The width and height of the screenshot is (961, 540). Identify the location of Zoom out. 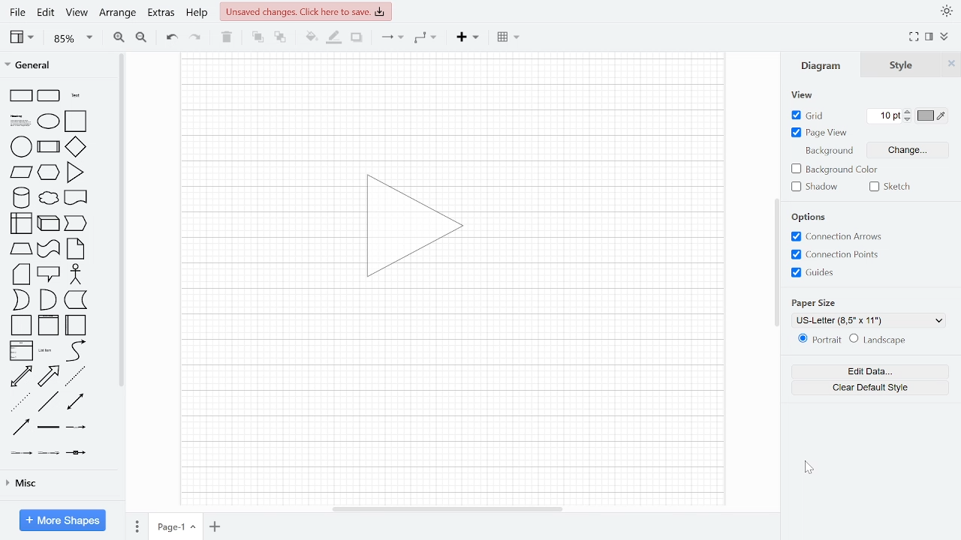
(142, 37).